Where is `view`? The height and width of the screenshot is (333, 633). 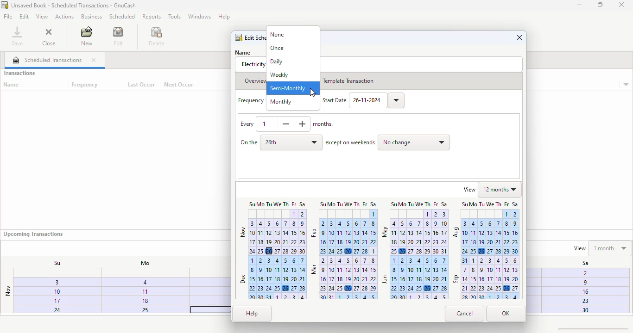 view is located at coordinates (469, 189).